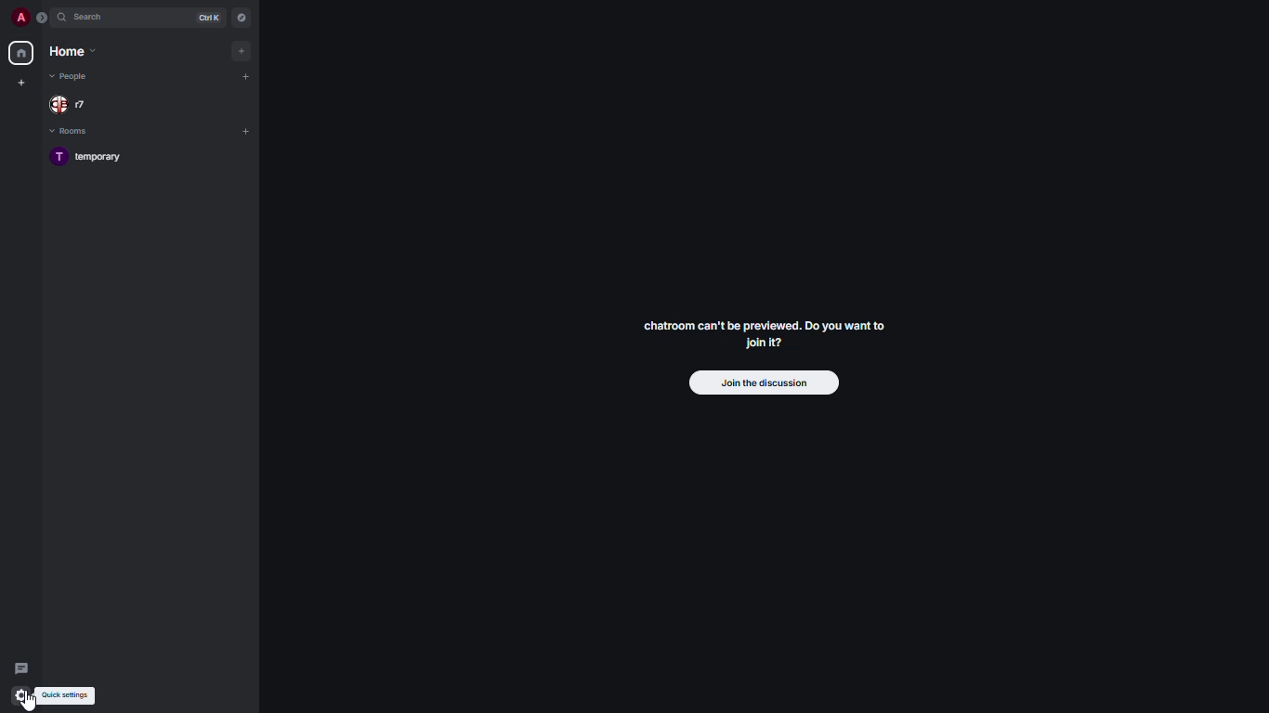 The height and width of the screenshot is (713, 1269). Describe the element at coordinates (91, 18) in the screenshot. I see `search` at that location.